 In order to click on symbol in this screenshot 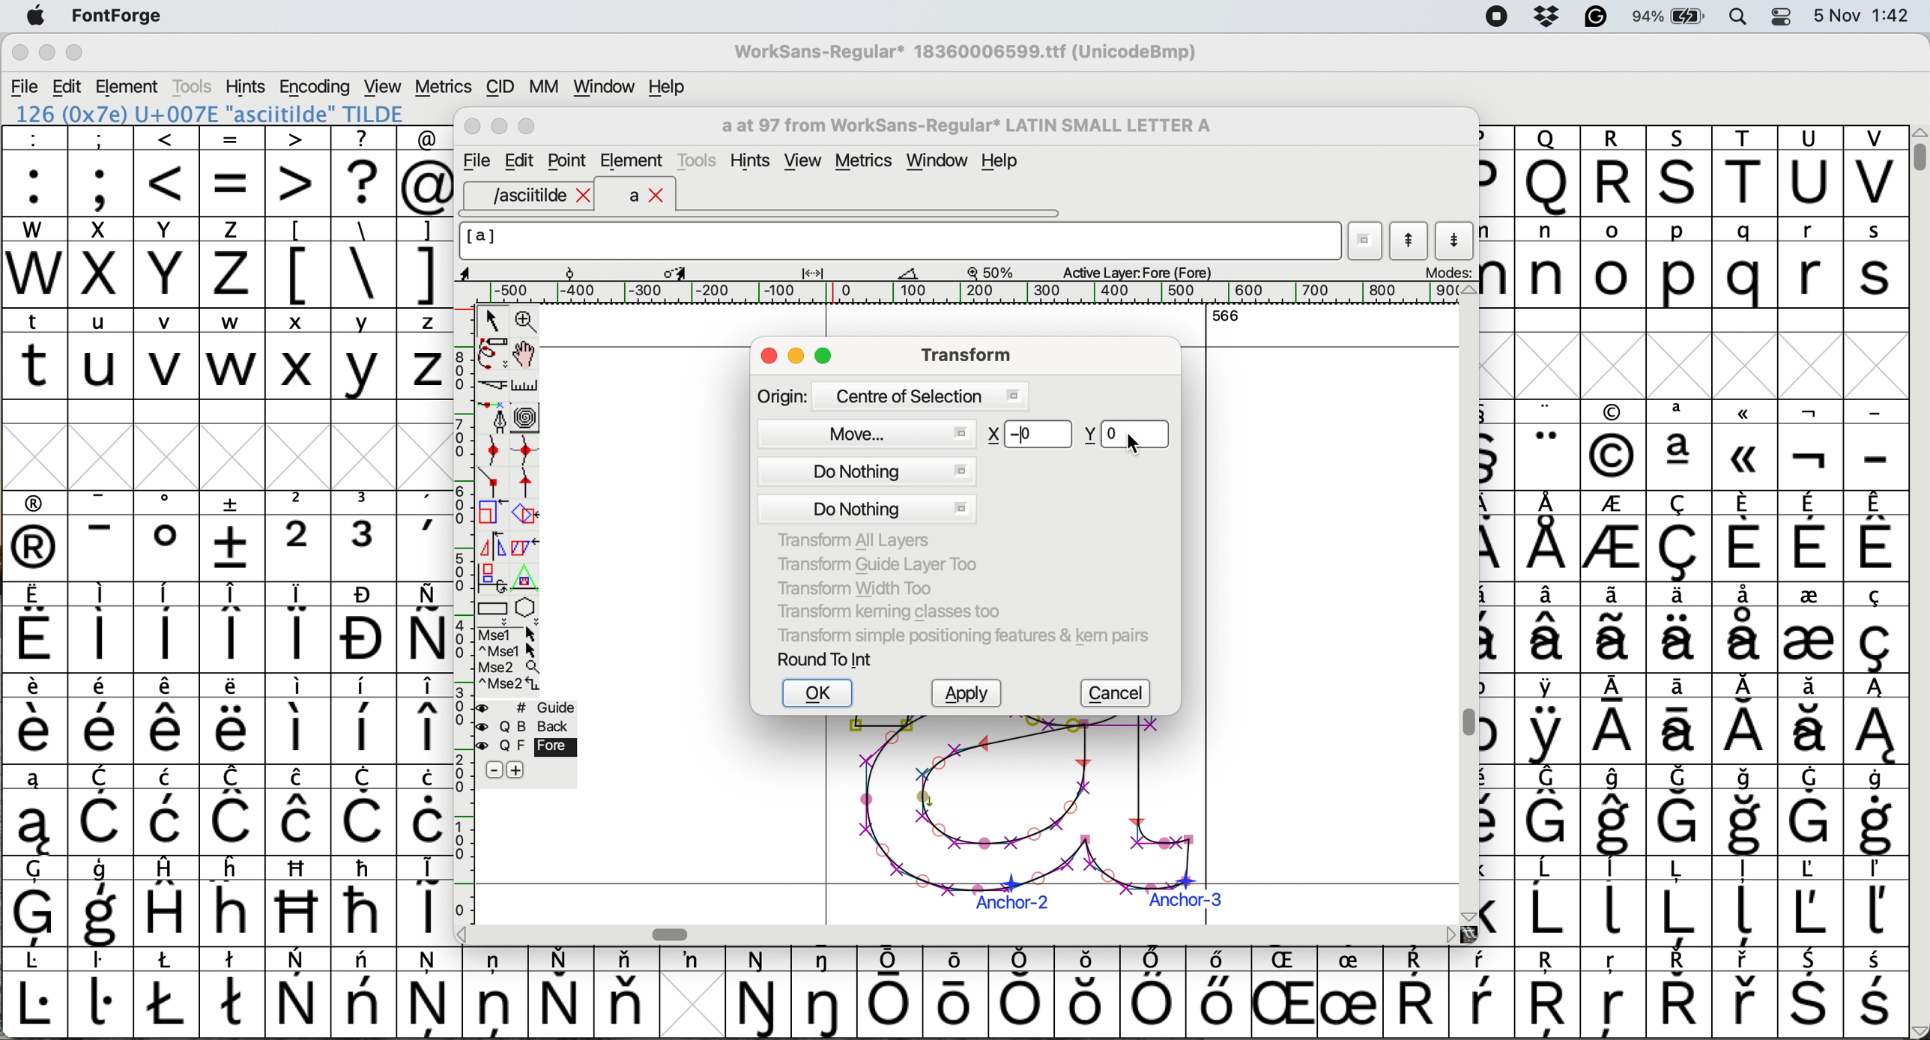, I will do `click(1616, 811)`.